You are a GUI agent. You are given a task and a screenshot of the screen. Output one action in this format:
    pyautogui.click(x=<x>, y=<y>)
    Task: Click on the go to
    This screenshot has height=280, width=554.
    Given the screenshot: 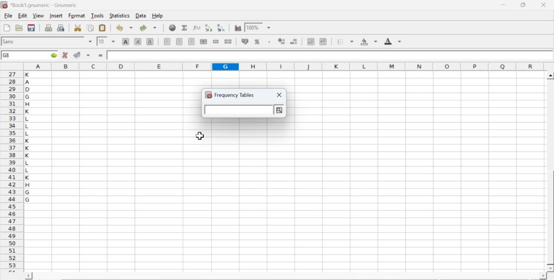 What is the action you would take?
    pyautogui.click(x=53, y=55)
    